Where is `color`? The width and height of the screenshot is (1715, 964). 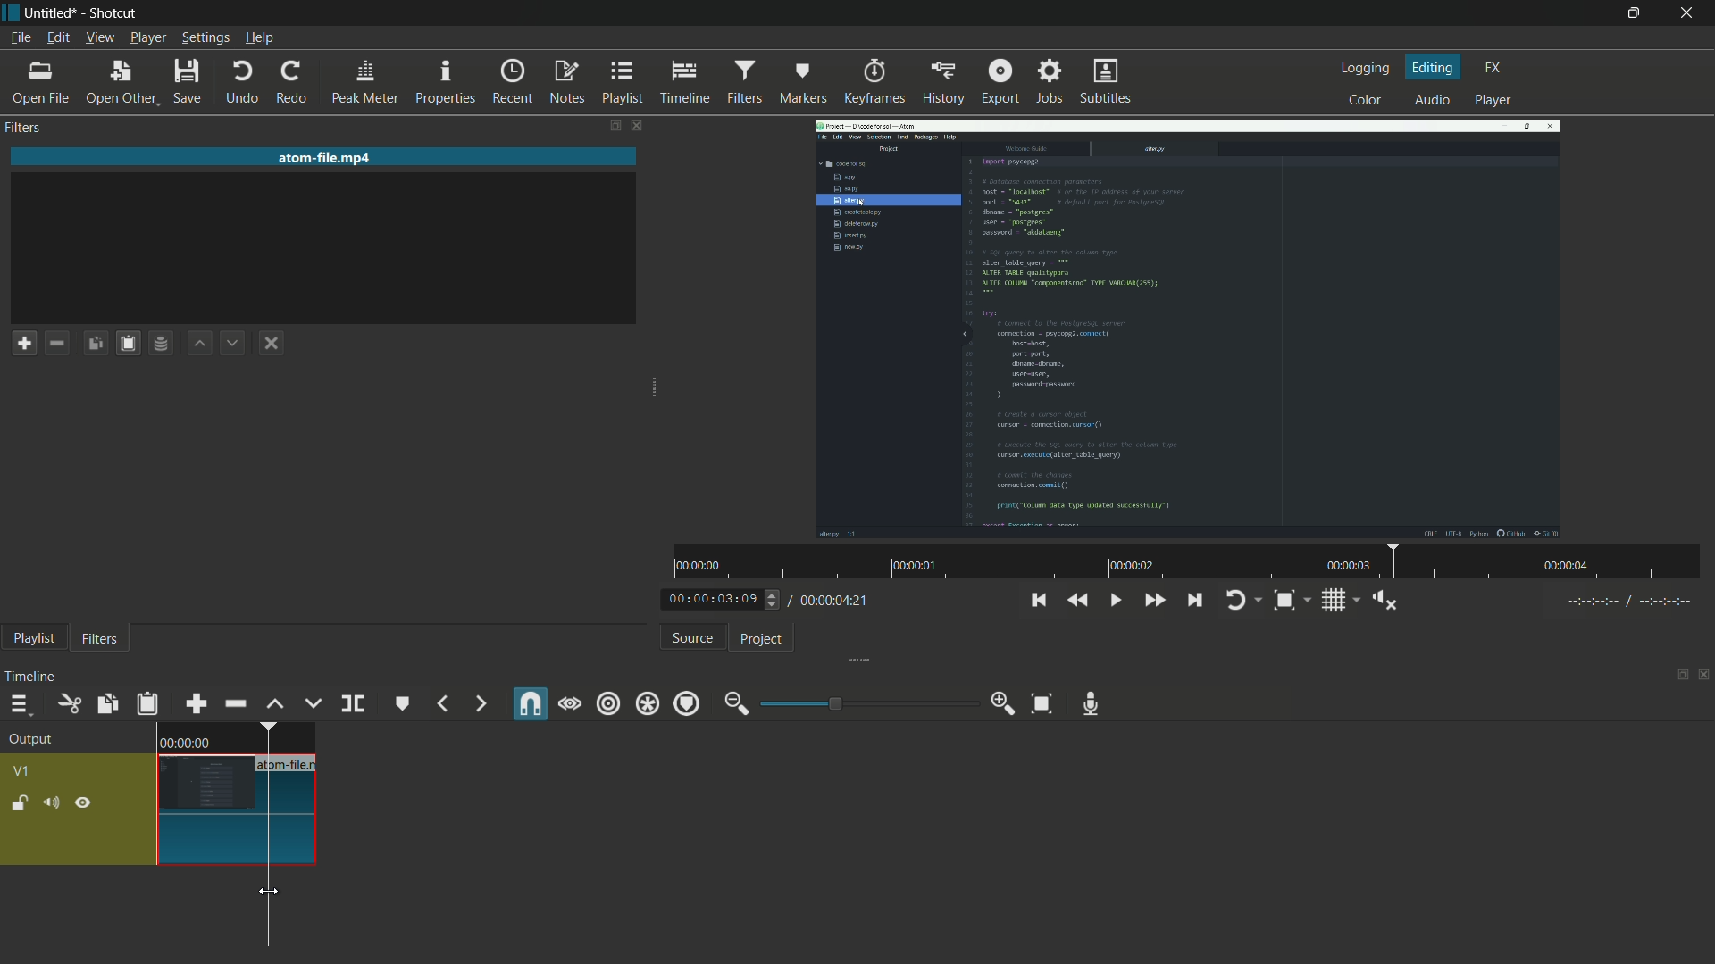 color is located at coordinates (1365, 101).